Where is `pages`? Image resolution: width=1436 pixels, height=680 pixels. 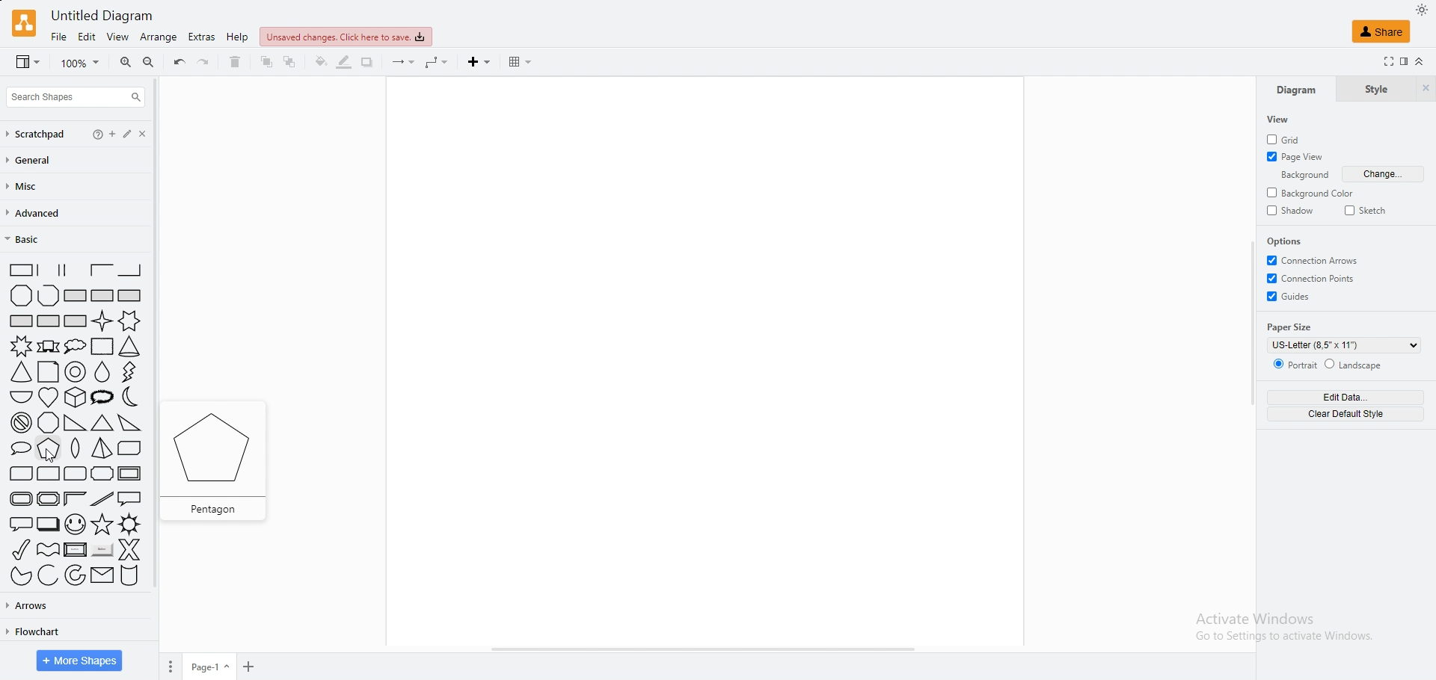
pages is located at coordinates (169, 667).